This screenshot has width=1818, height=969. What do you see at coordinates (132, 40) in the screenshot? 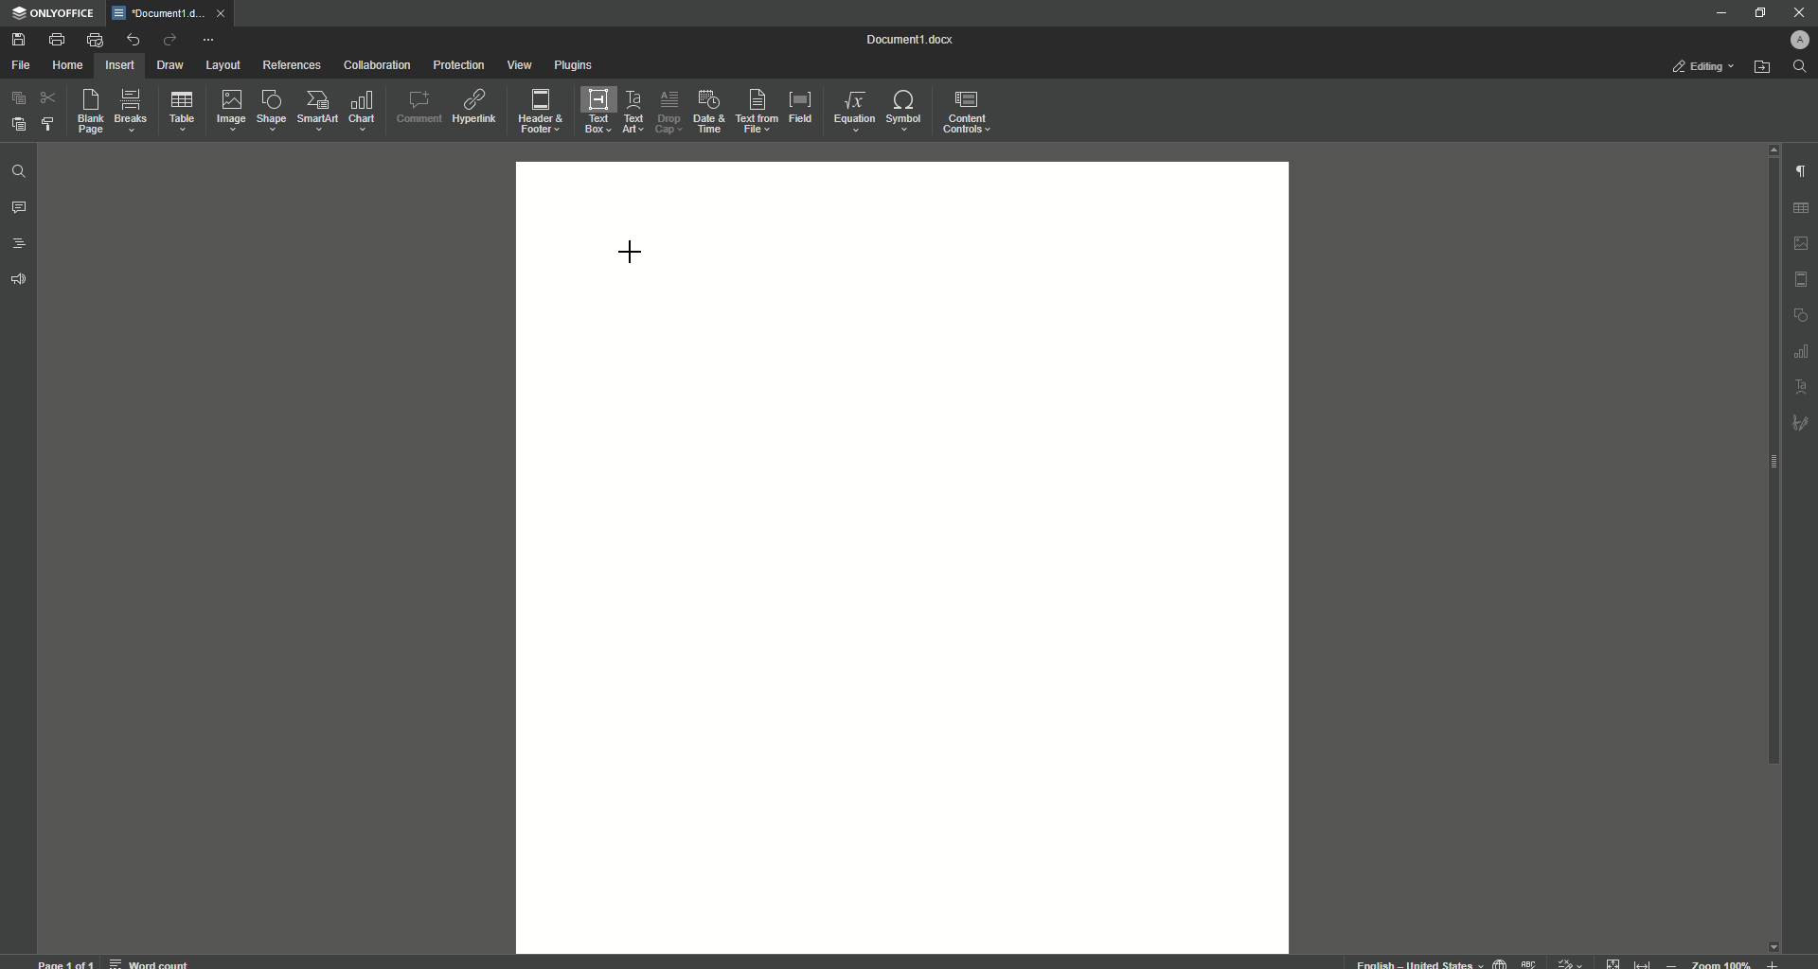
I see `Undo` at bounding box center [132, 40].